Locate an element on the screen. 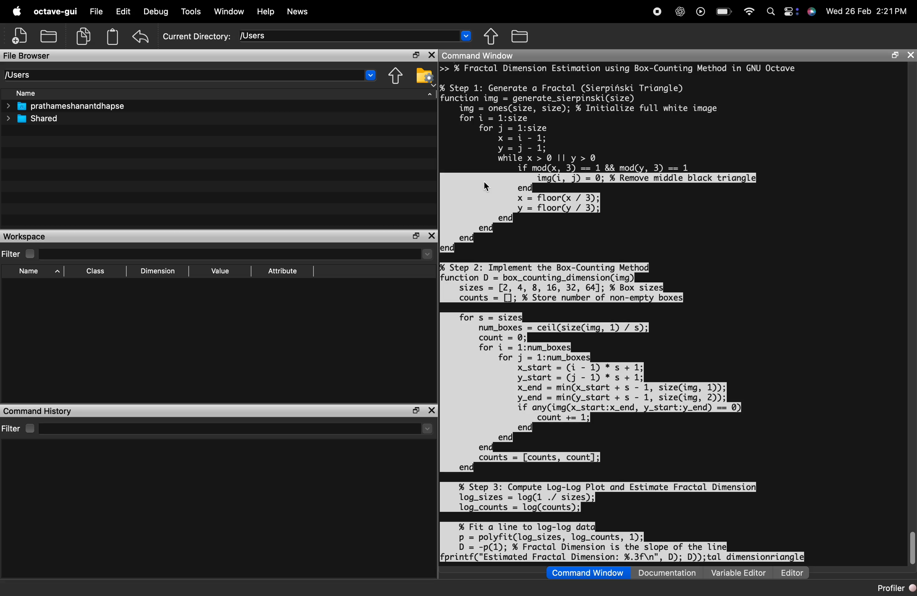 The image size is (917, 596). maximise is located at coordinates (893, 53).